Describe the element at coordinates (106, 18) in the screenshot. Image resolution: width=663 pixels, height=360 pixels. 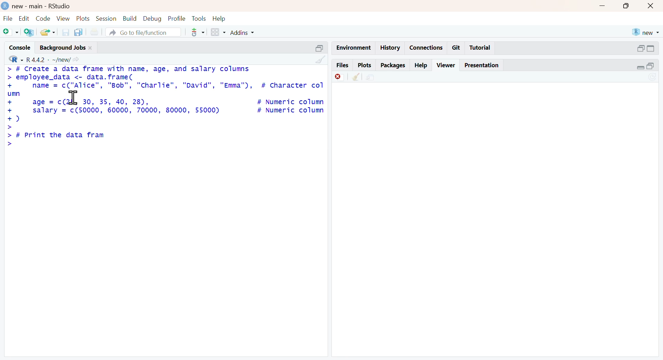
I see `Session` at that location.